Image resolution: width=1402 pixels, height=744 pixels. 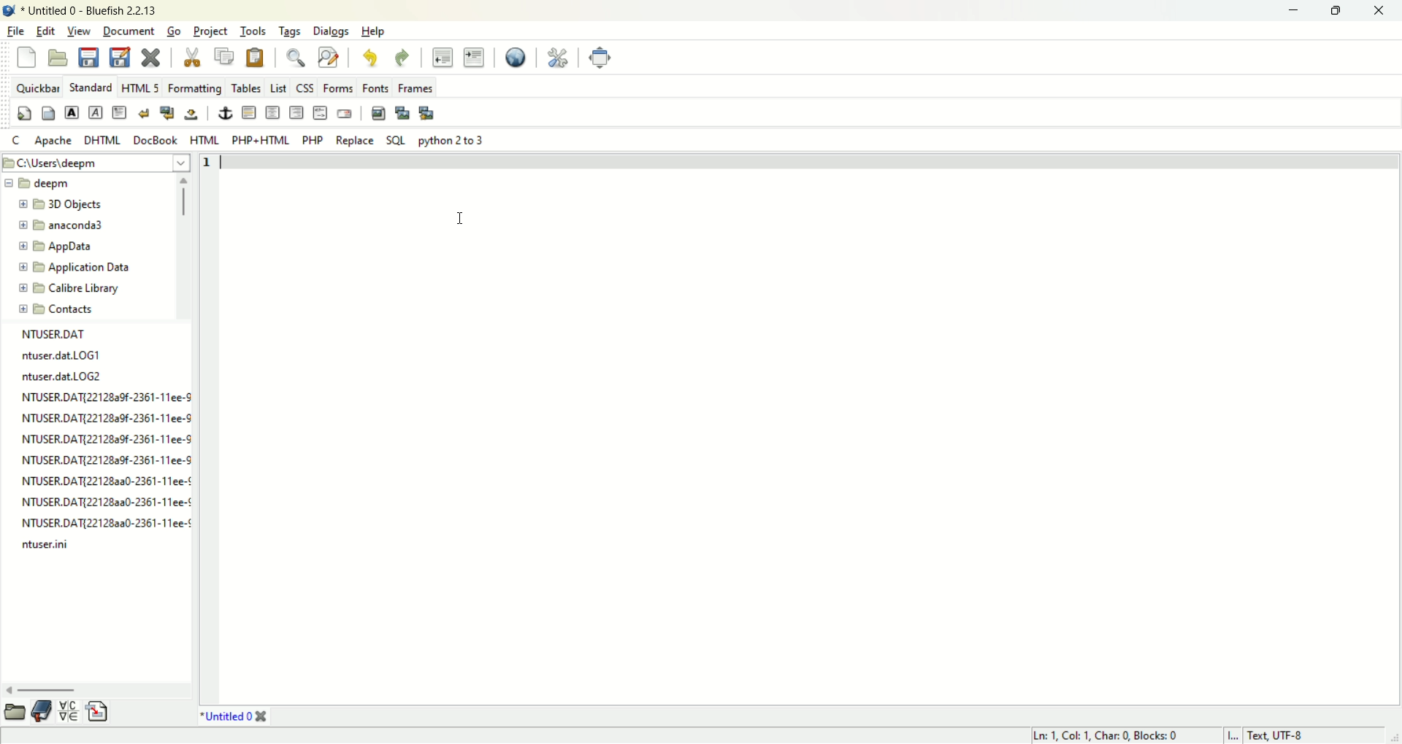 I want to click on cursor, so click(x=459, y=218).